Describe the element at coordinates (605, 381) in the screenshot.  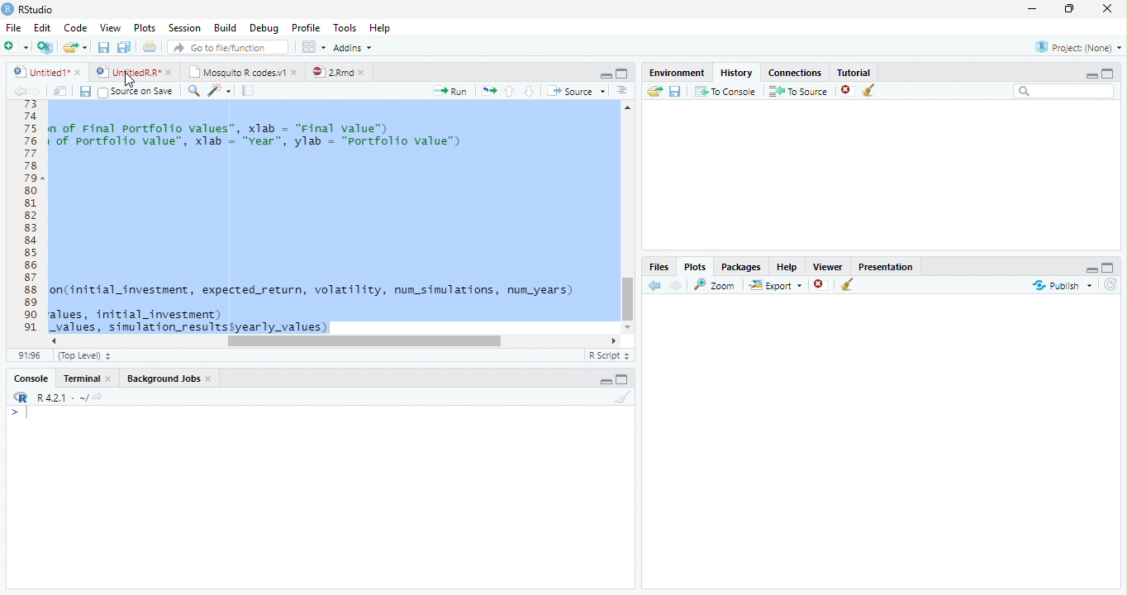
I see `Hide` at that location.